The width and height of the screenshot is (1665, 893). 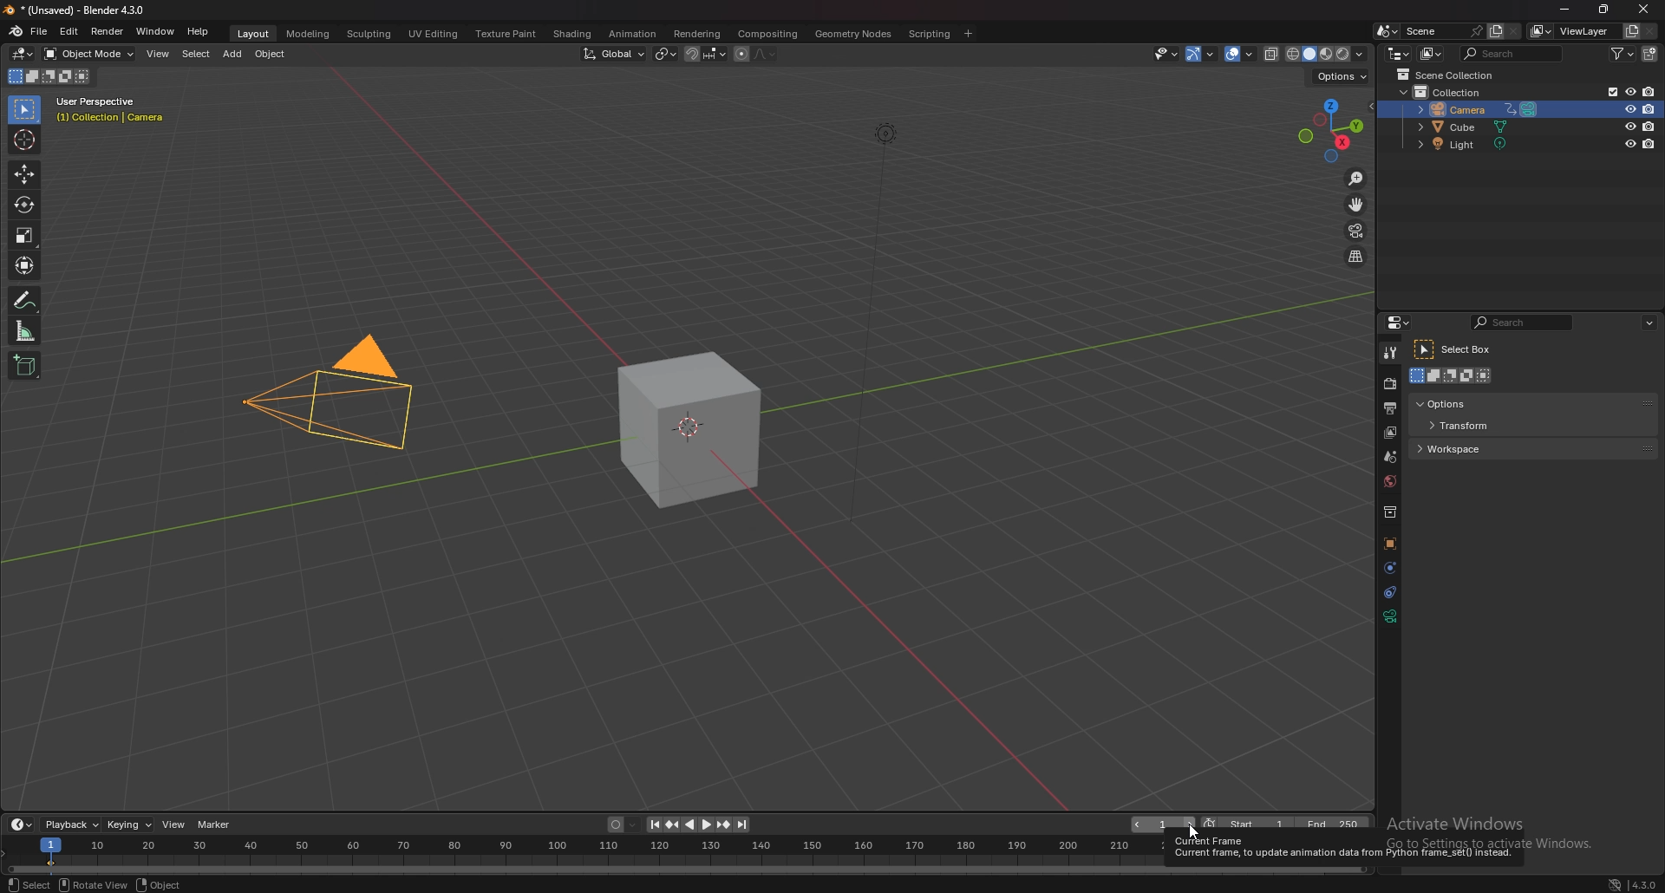 I want to click on scale, so click(x=27, y=234).